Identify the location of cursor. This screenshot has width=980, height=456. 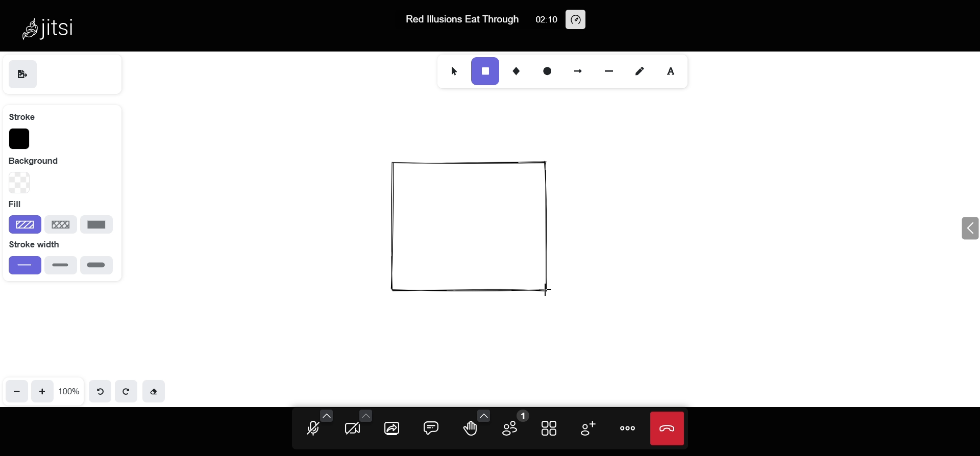
(543, 291).